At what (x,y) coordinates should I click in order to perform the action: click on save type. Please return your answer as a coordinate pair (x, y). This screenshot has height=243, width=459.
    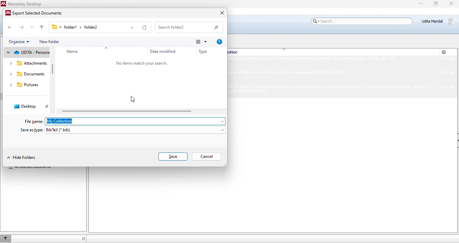
    Looking at the image, I should click on (136, 131).